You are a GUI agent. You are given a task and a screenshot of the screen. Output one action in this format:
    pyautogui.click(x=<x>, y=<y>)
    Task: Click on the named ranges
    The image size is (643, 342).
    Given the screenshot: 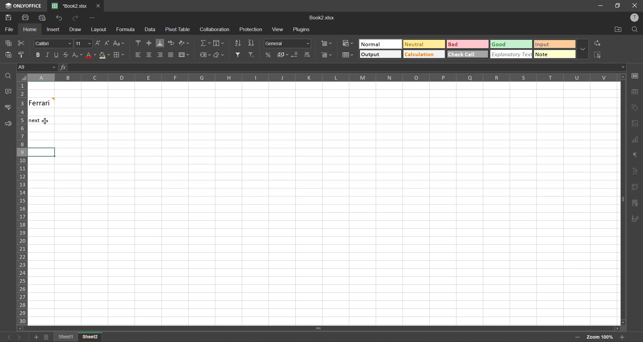 What is the action you would take?
    pyautogui.click(x=205, y=55)
    